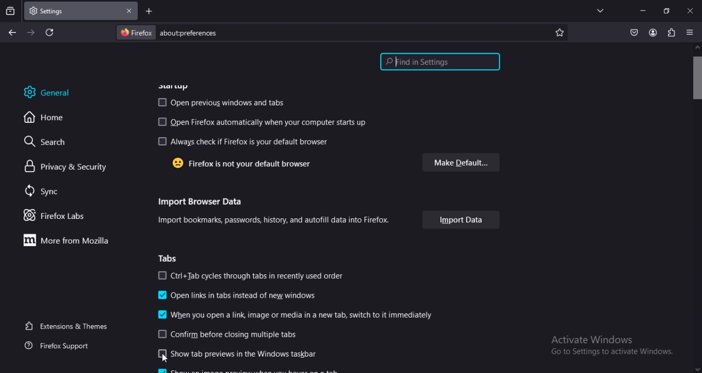  I want to click on firefox support, so click(65, 345).